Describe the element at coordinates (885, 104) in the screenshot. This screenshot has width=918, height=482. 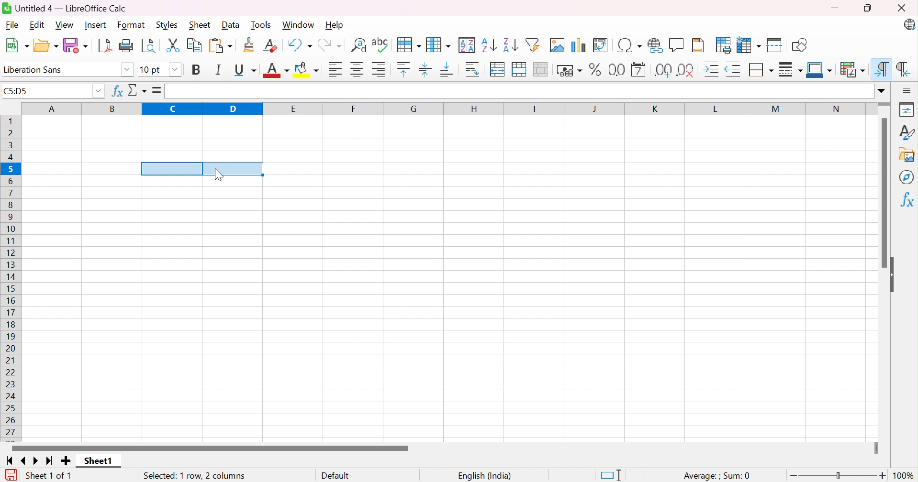
I see `Slider` at that location.